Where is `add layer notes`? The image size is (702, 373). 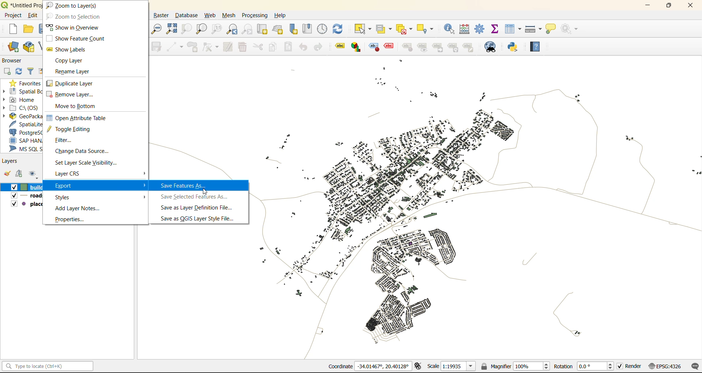 add layer notes is located at coordinates (82, 209).